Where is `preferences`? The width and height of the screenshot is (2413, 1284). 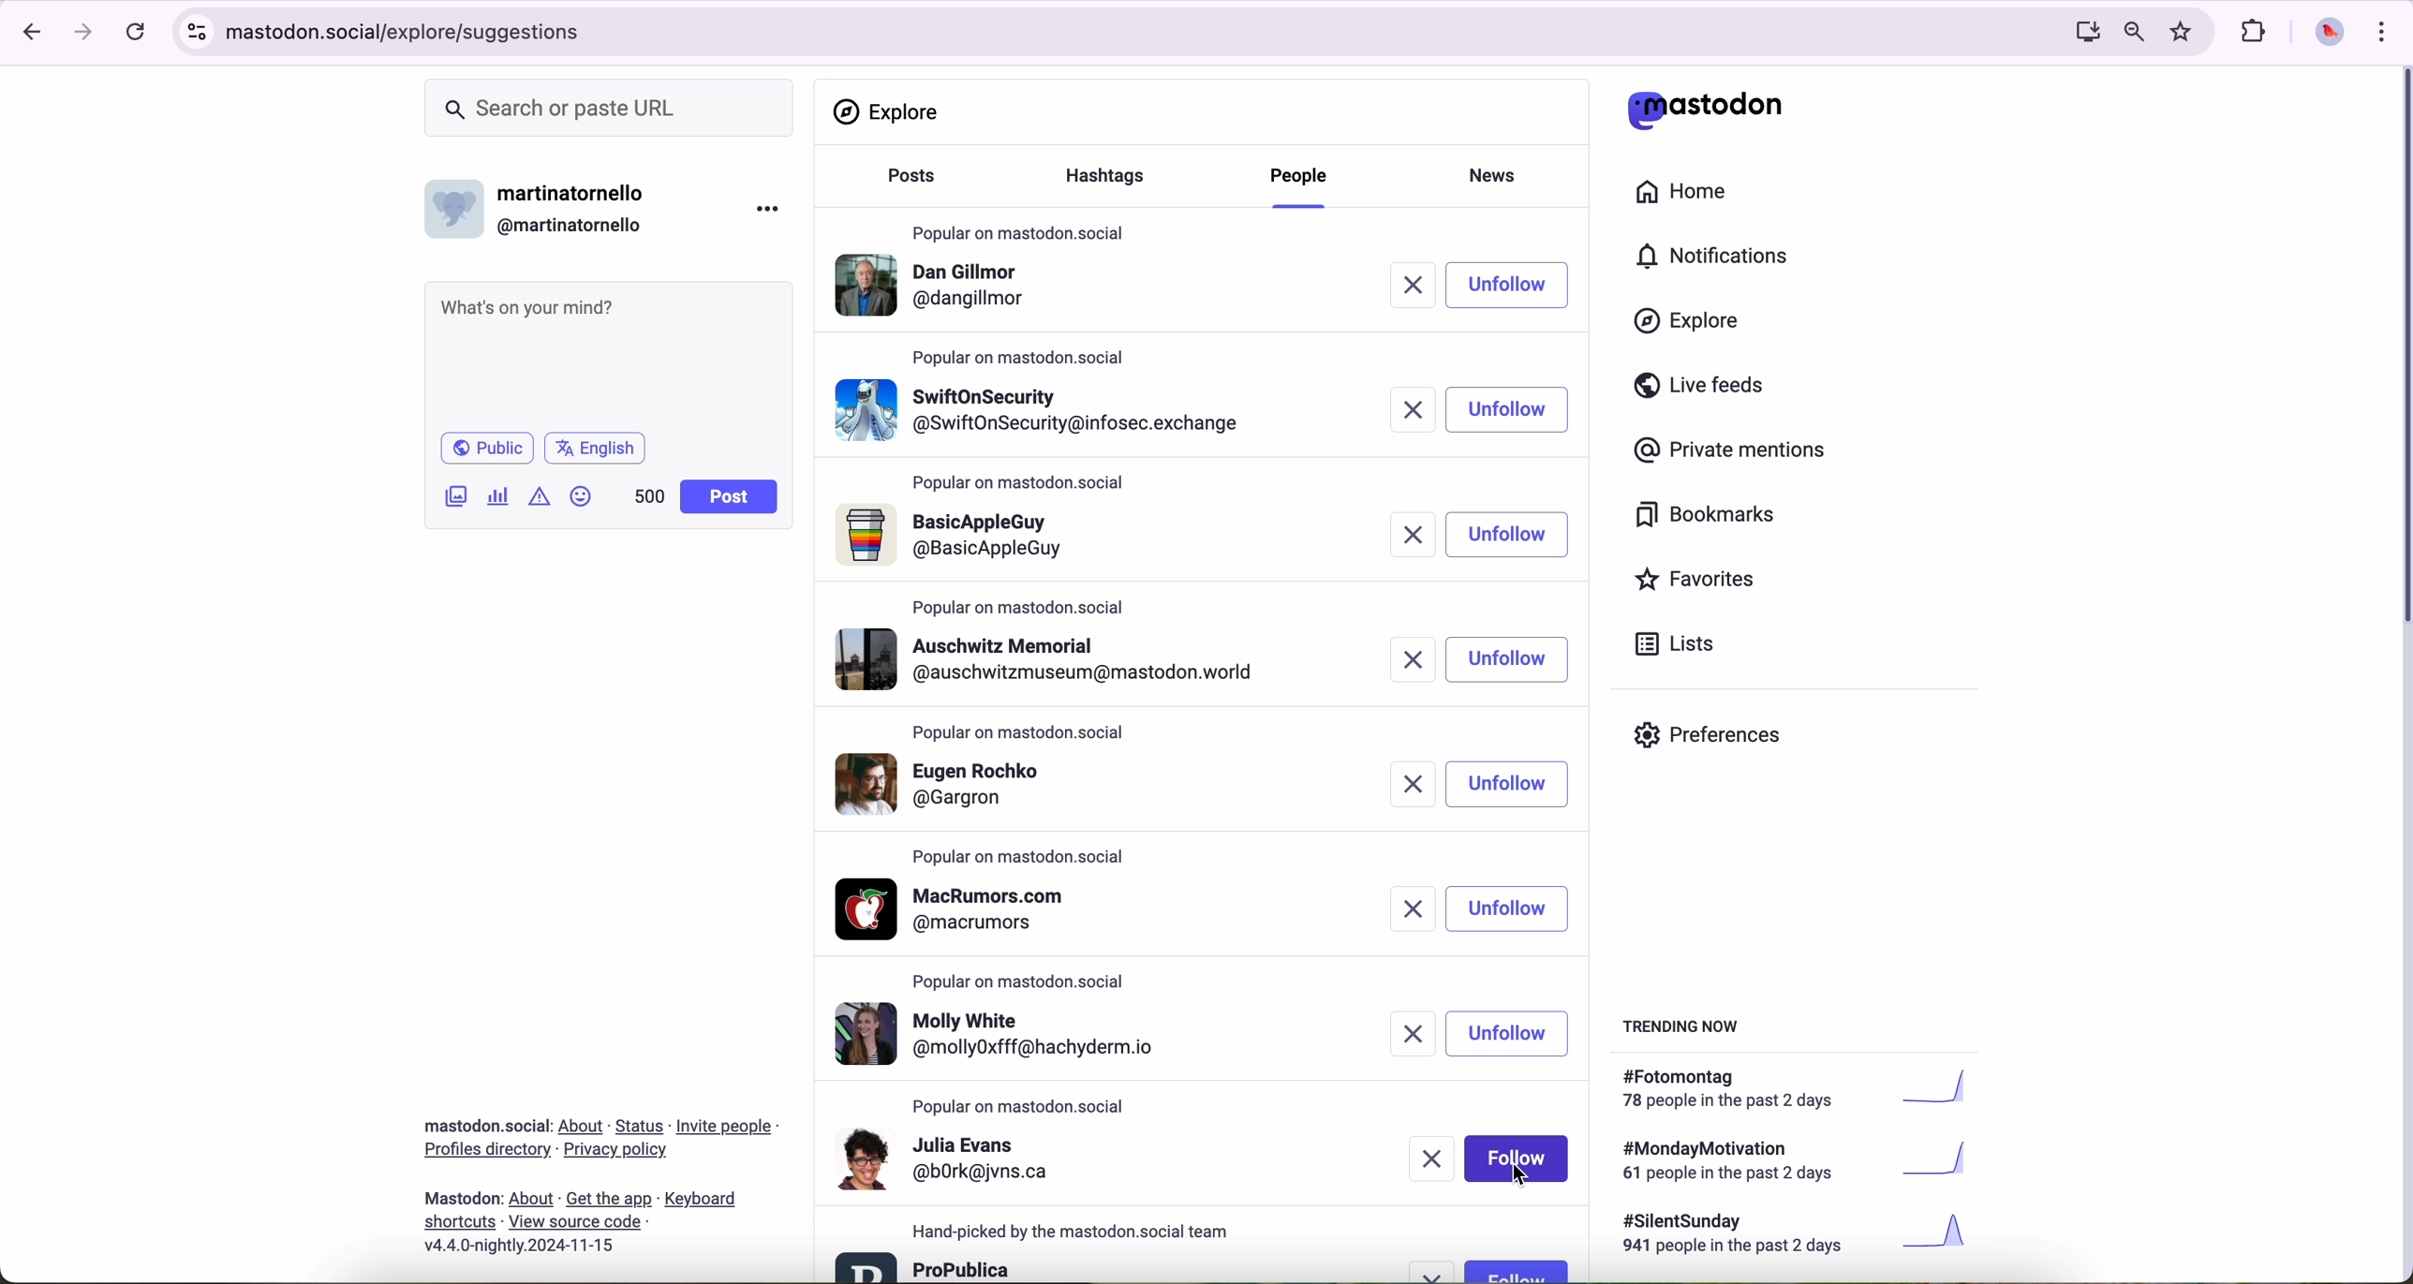 preferences is located at coordinates (1722, 742).